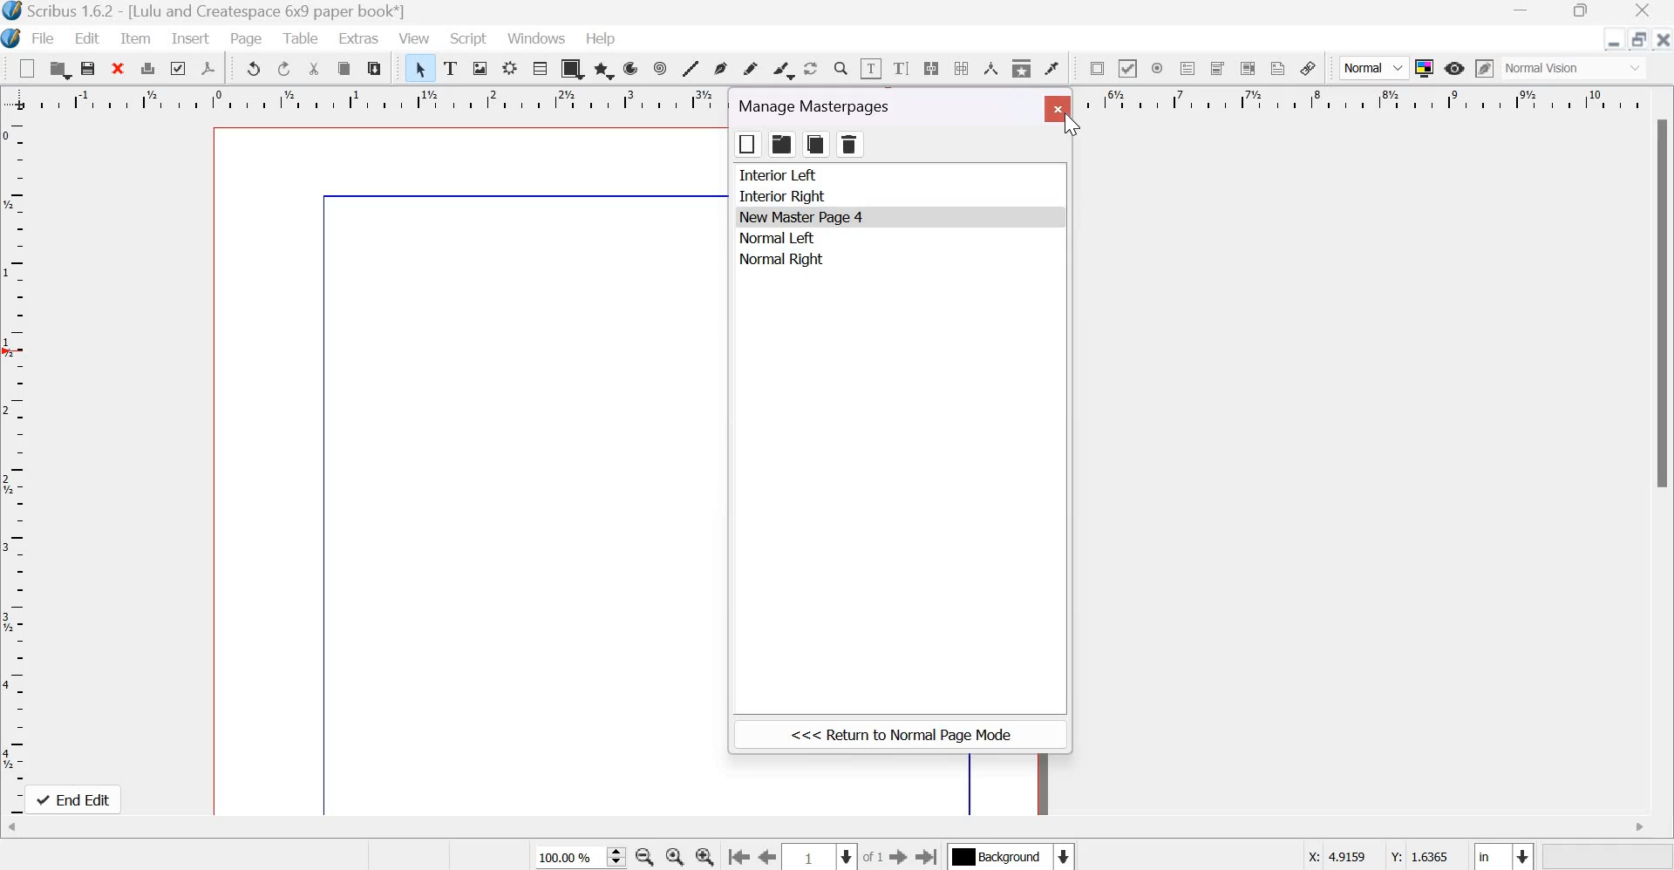 This screenshot has width=1674, height=870. I want to click on Close, so click(1643, 10).